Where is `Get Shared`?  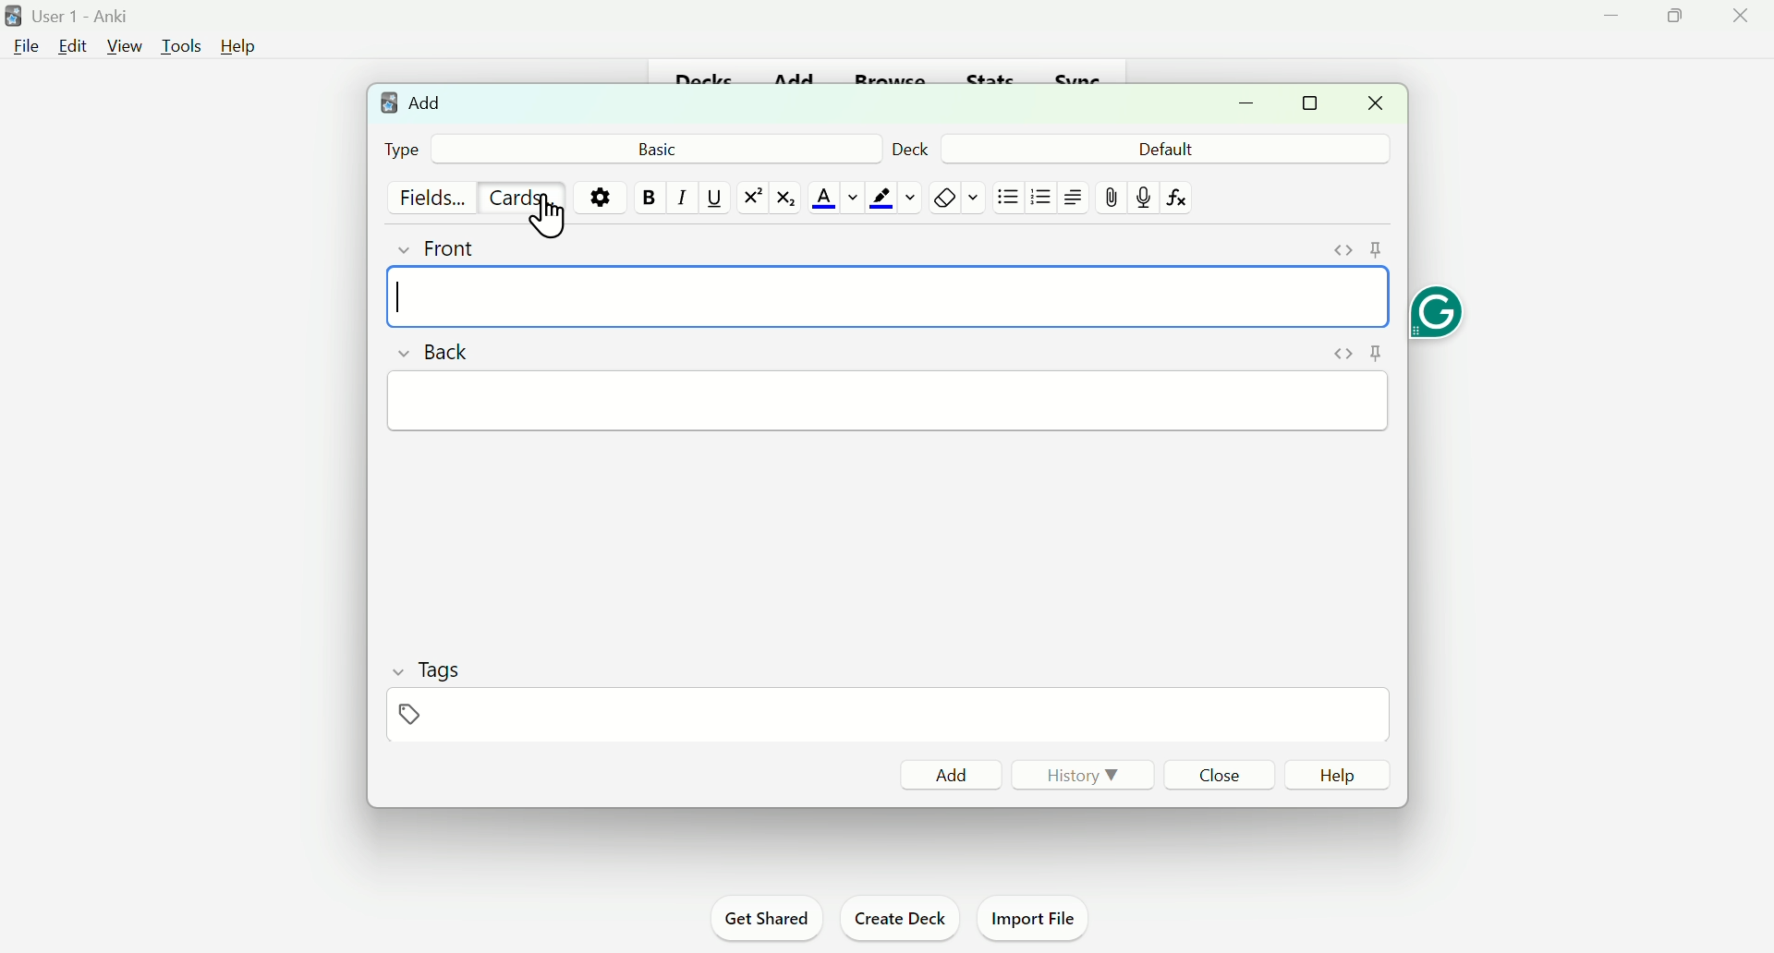 Get Shared is located at coordinates (768, 920).